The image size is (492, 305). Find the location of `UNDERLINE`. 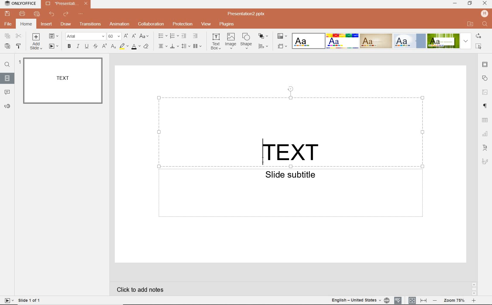

UNDERLINE is located at coordinates (87, 46).